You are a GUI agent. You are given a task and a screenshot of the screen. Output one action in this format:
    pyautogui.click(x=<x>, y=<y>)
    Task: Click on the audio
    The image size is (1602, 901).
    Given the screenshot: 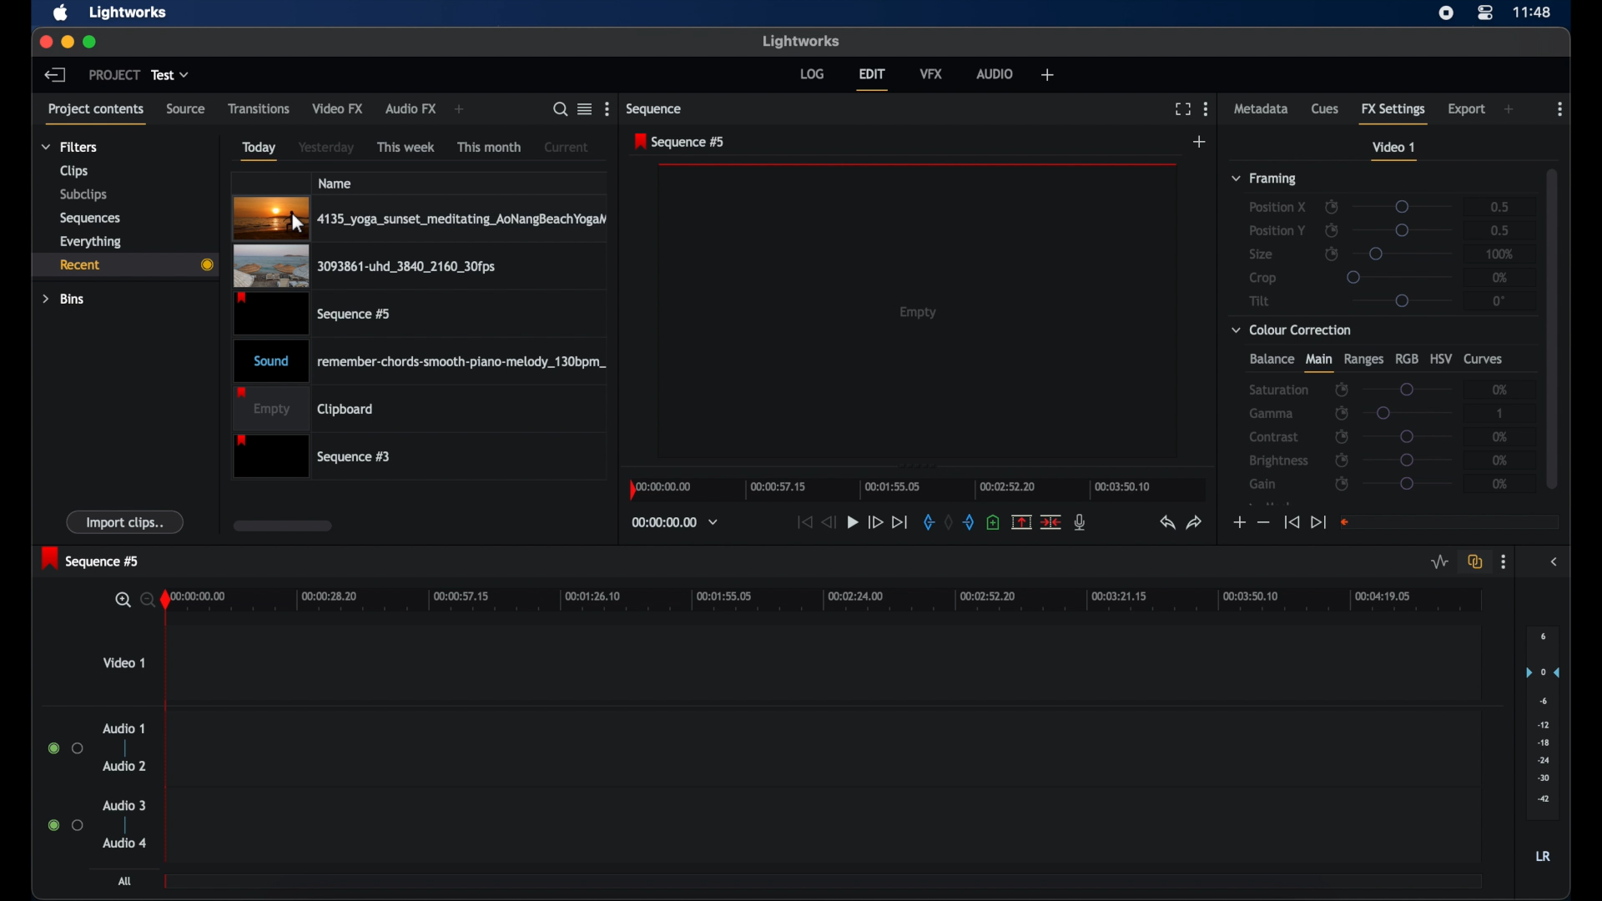 What is the action you would take?
    pyautogui.click(x=996, y=73)
    